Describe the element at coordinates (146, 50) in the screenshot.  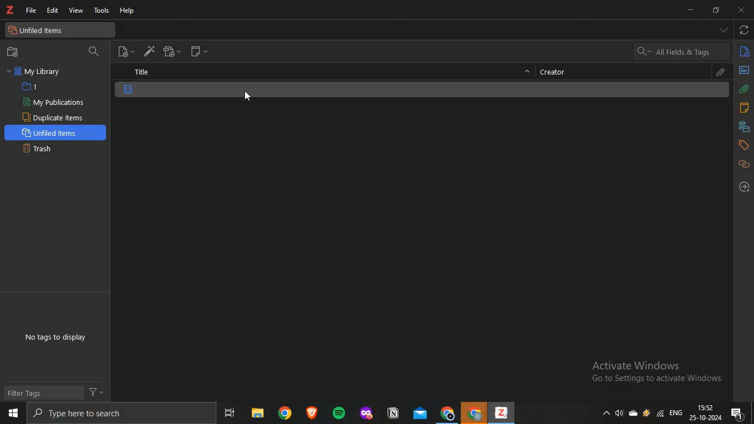
I see `add item by identifier` at that location.